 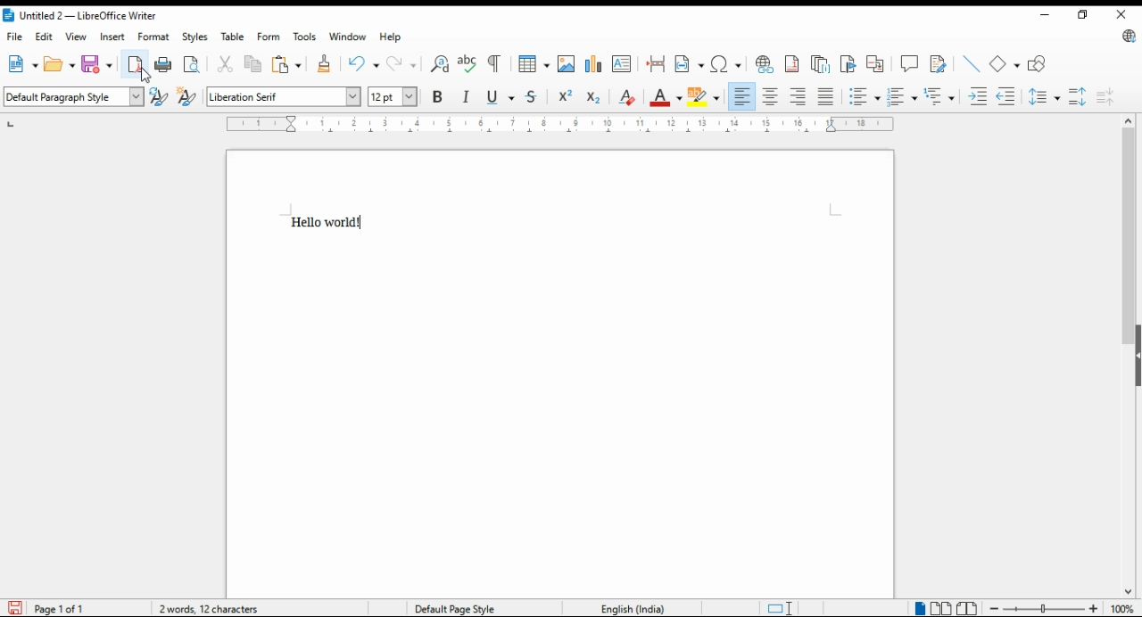 I want to click on copy, so click(x=252, y=65).